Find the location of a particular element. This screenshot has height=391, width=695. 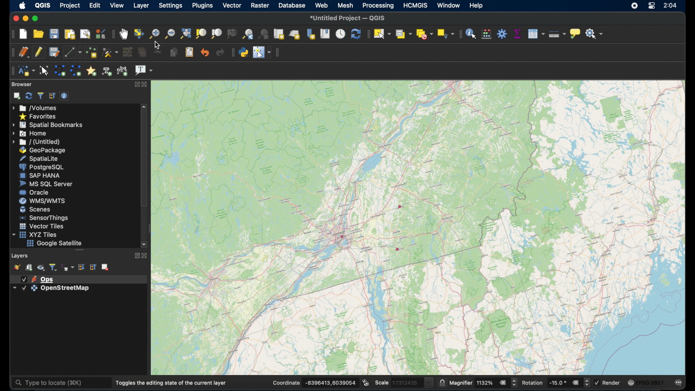

project toolbar is located at coordinates (11, 35).